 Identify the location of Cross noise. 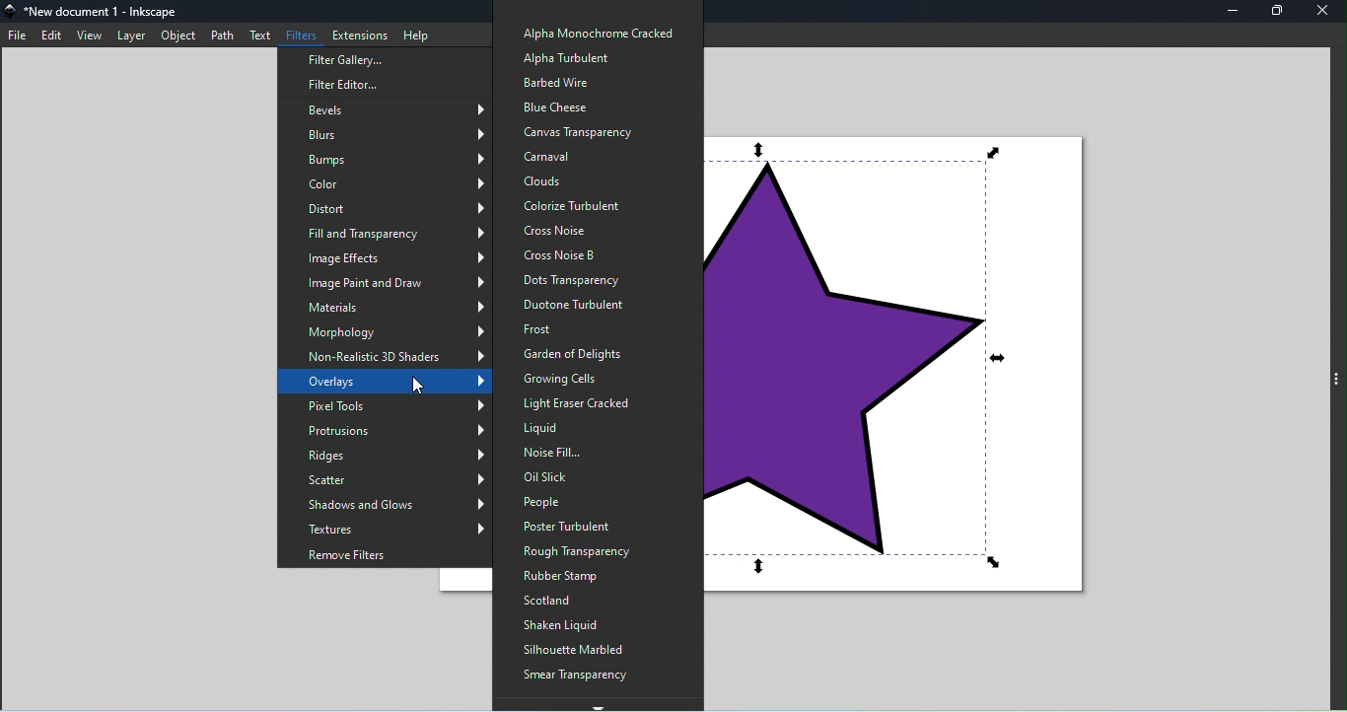
(588, 230).